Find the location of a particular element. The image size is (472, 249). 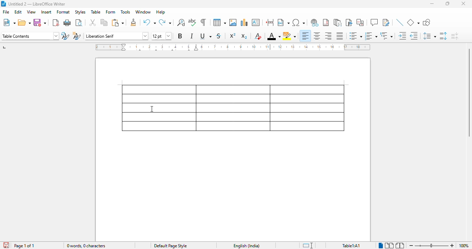

align right is located at coordinates (328, 36).